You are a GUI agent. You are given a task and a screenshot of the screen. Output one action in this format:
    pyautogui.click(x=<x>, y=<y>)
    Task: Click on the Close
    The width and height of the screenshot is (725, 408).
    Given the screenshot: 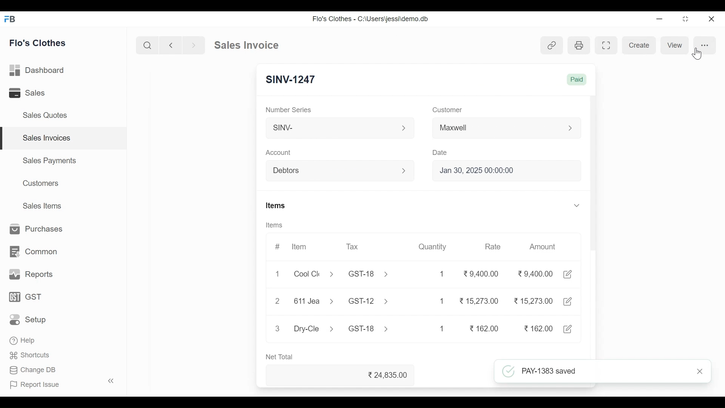 What is the action you would take?
    pyautogui.click(x=710, y=19)
    